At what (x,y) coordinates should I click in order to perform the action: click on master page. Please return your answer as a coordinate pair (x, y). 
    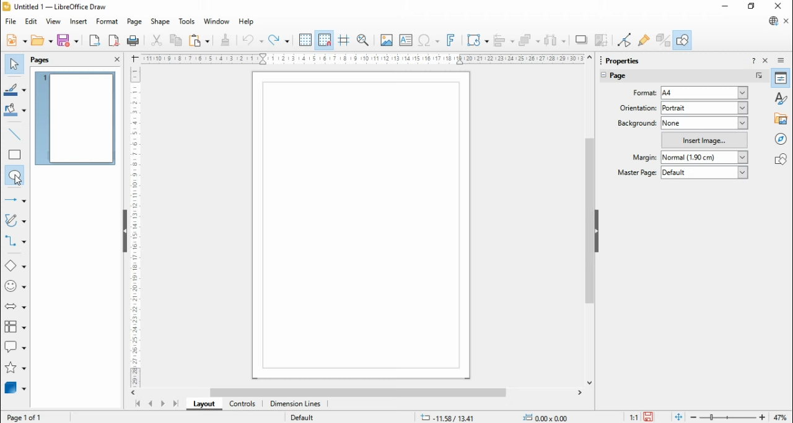
    Looking at the image, I should click on (638, 172).